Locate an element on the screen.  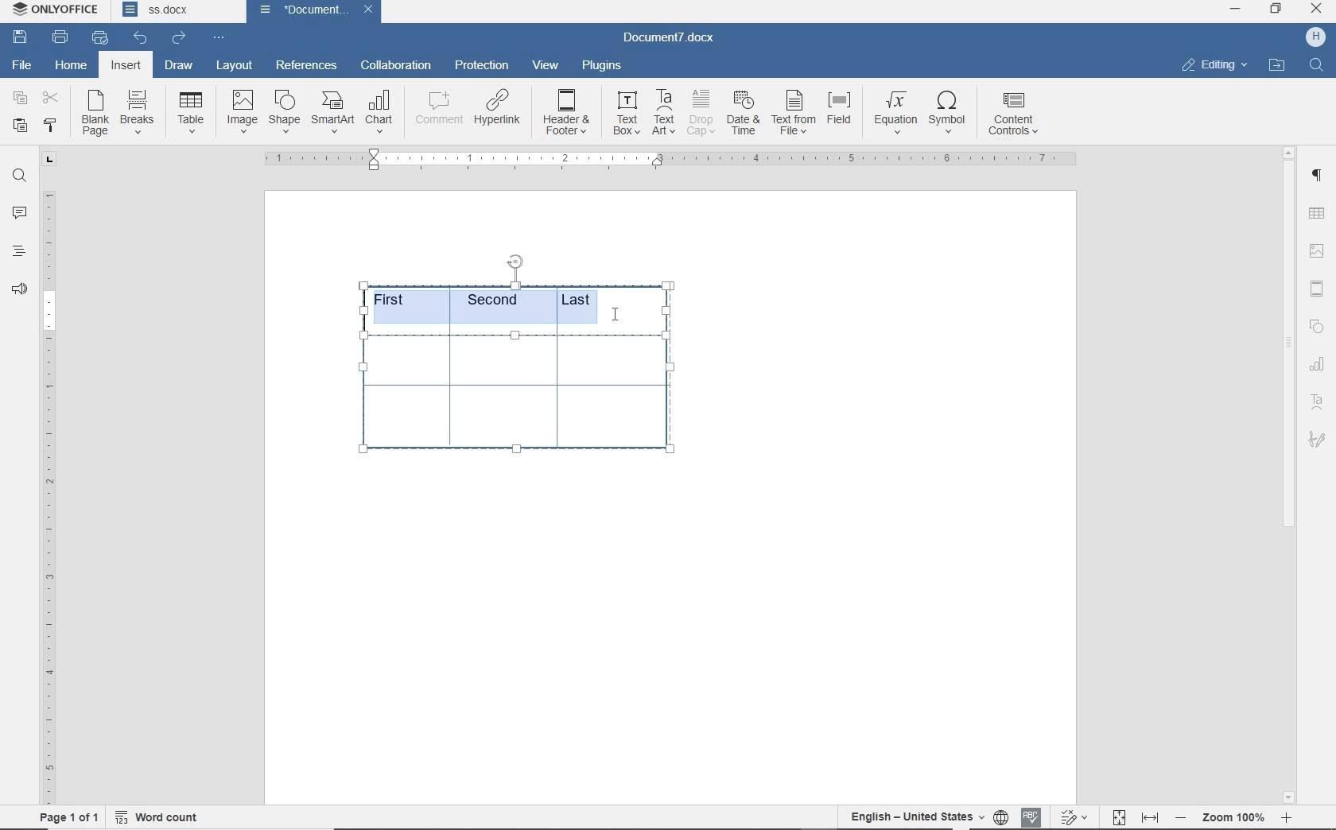
view is located at coordinates (546, 66).